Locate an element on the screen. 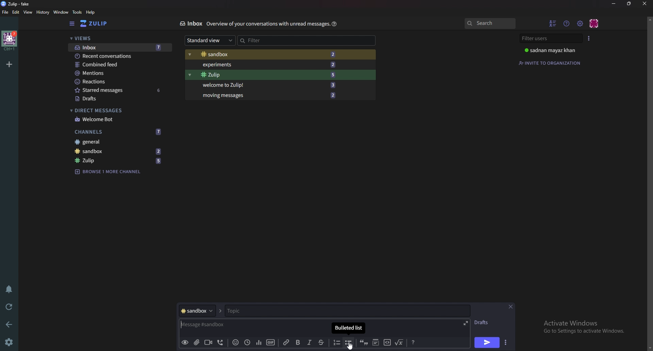  View is located at coordinates (28, 13).